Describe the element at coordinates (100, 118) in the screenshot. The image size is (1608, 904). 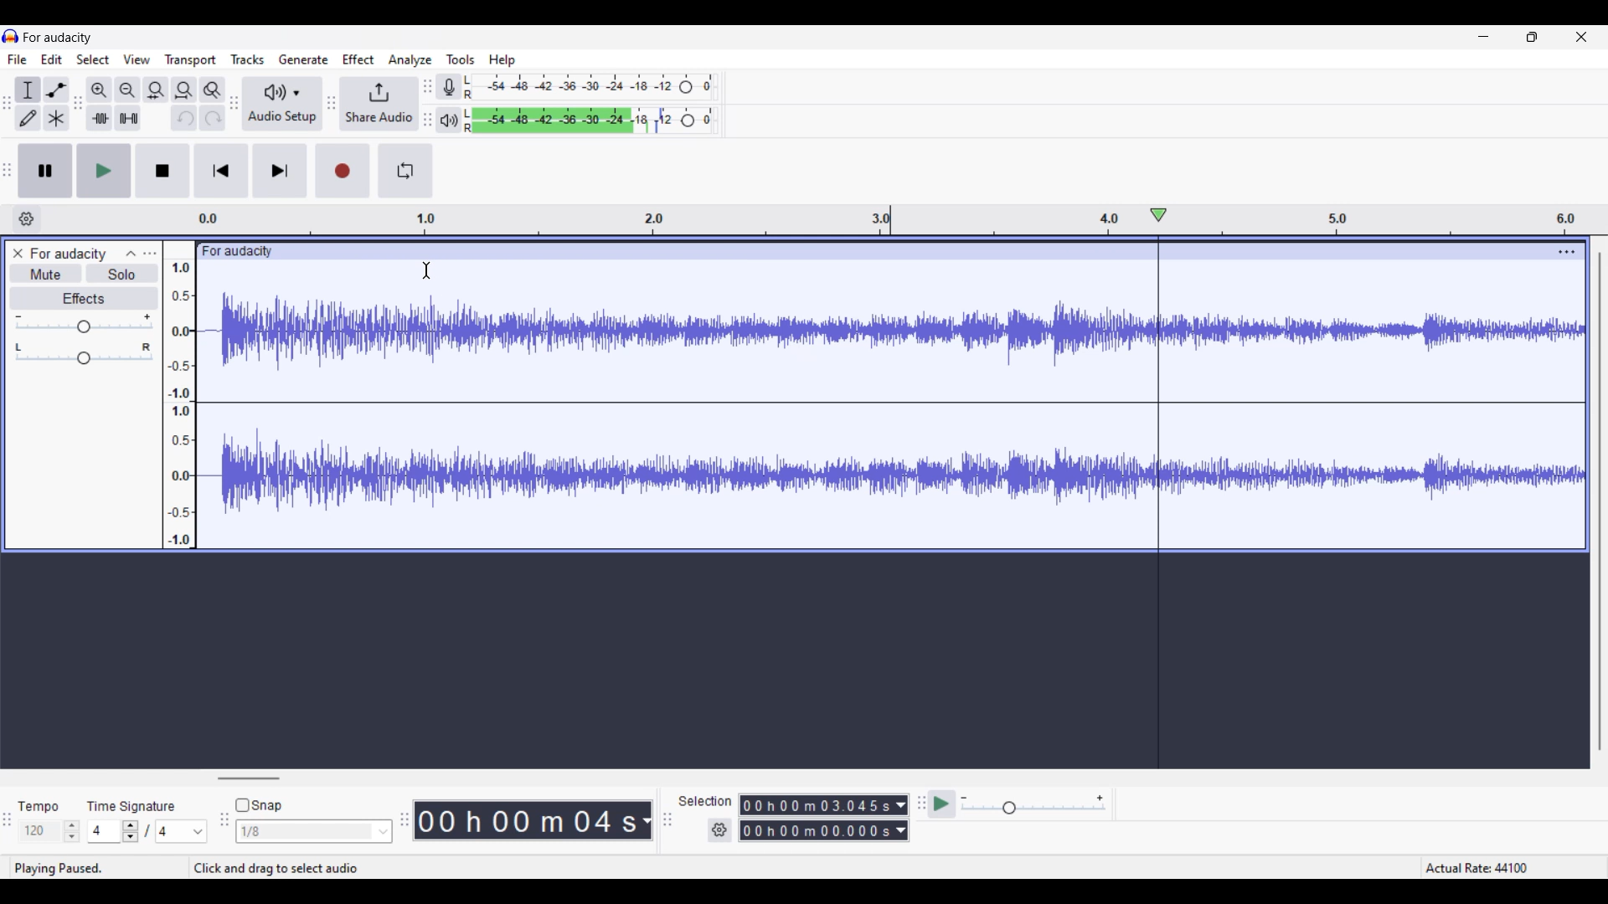
I see `Trim audio outside selection` at that location.